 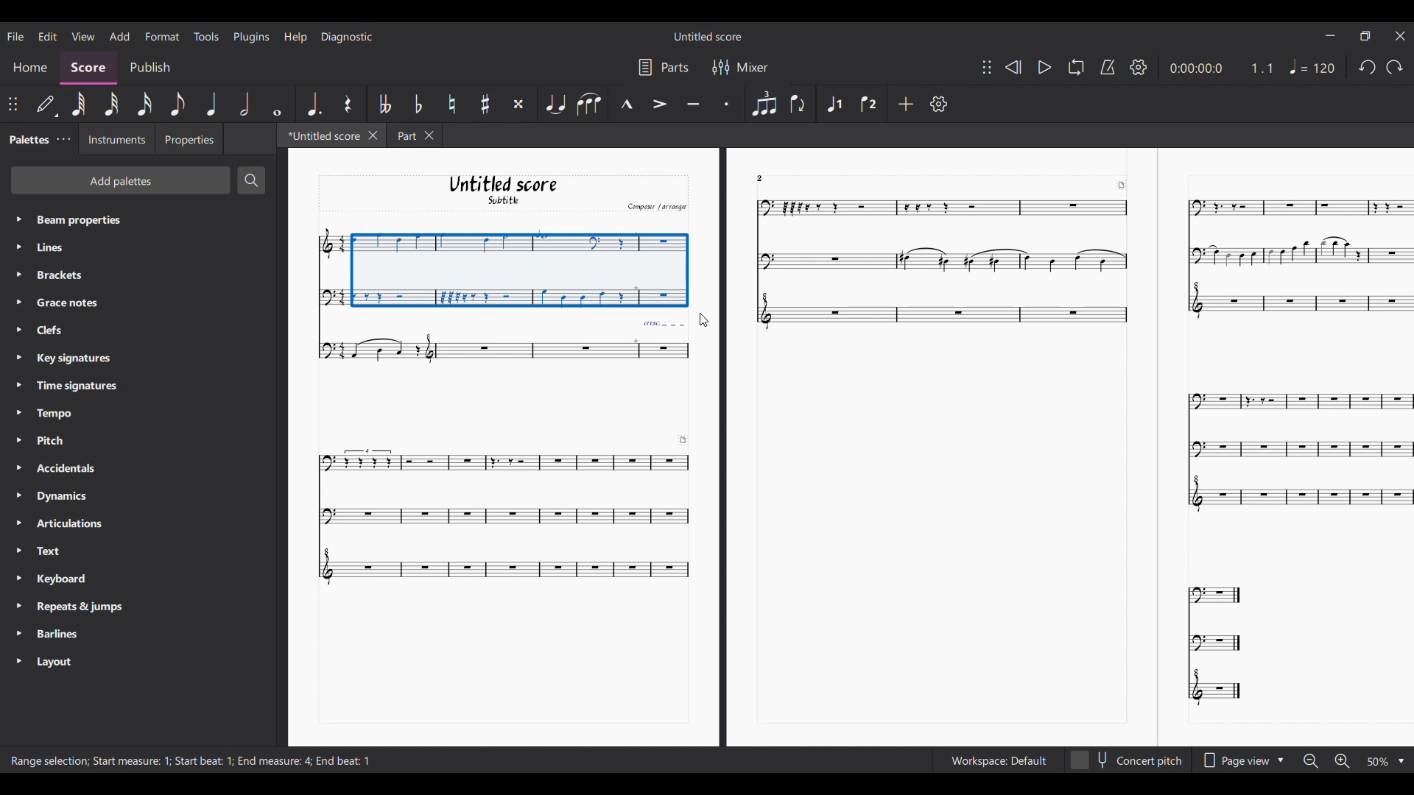 What do you see at coordinates (74, 523) in the screenshot?
I see `Articulations` at bounding box center [74, 523].